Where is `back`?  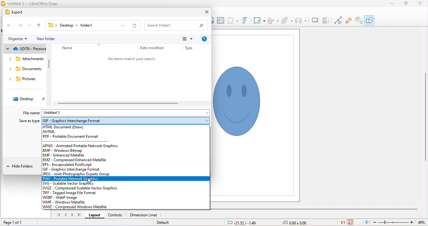 back is located at coordinates (8, 25).